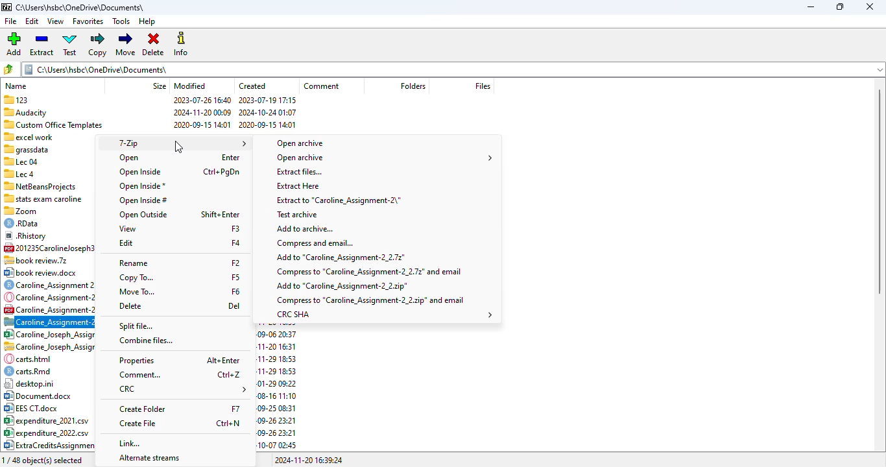 The width and height of the screenshot is (886, 467). What do you see at coordinates (385, 158) in the screenshot?
I see `open archive` at bounding box center [385, 158].